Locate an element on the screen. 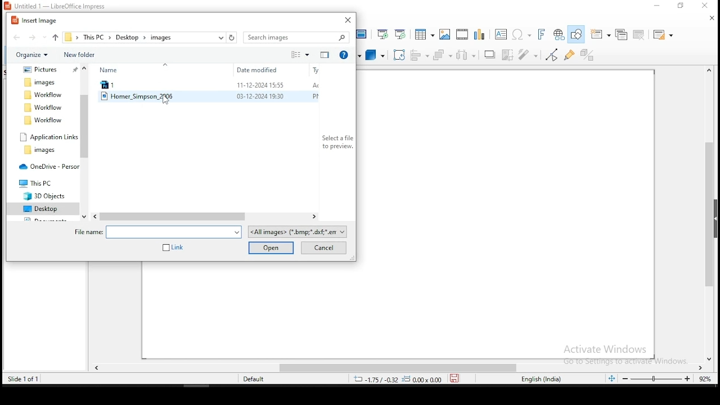 This screenshot has width=720, height=405. system folder is located at coordinates (44, 208).